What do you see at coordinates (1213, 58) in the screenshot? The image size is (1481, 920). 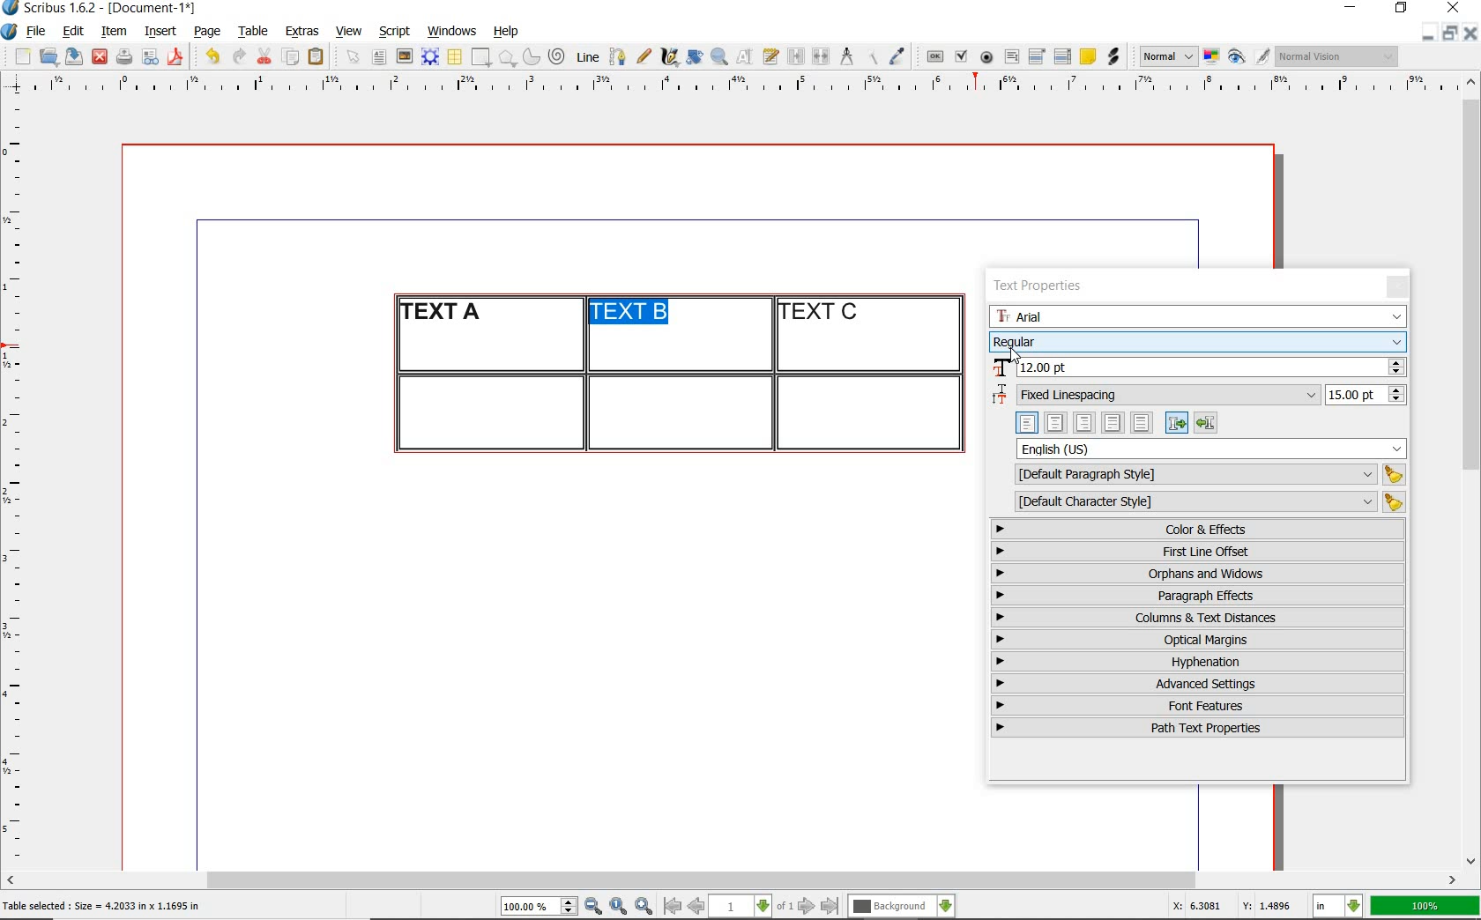 I see `toggle color management` at bounding box center [1213, 58].